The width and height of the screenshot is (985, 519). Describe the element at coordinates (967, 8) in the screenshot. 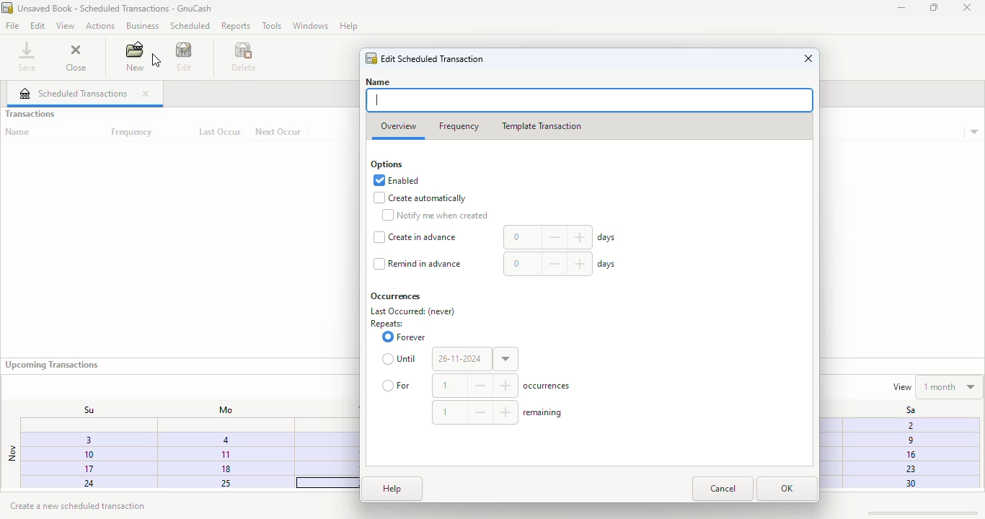

I see `close` at that location.